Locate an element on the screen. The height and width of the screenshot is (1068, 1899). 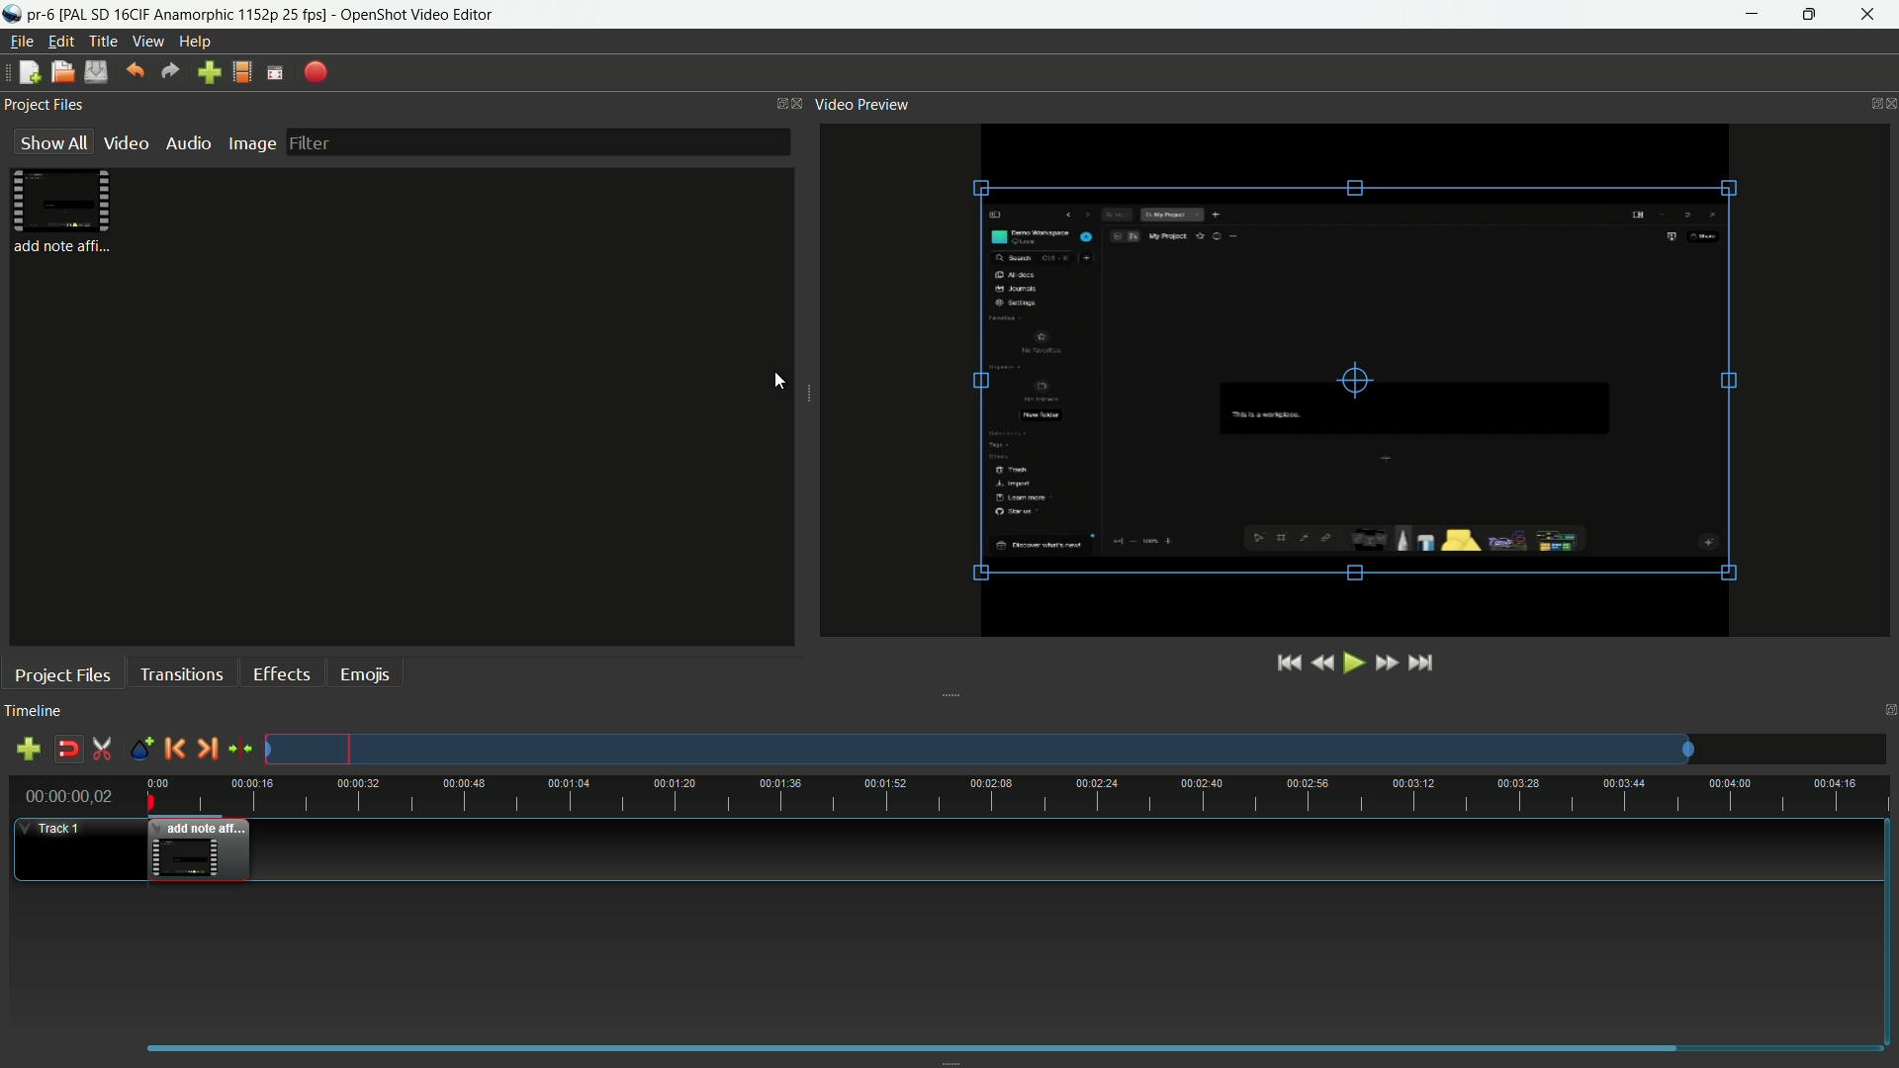
redo is located at coordinates (170, 71).